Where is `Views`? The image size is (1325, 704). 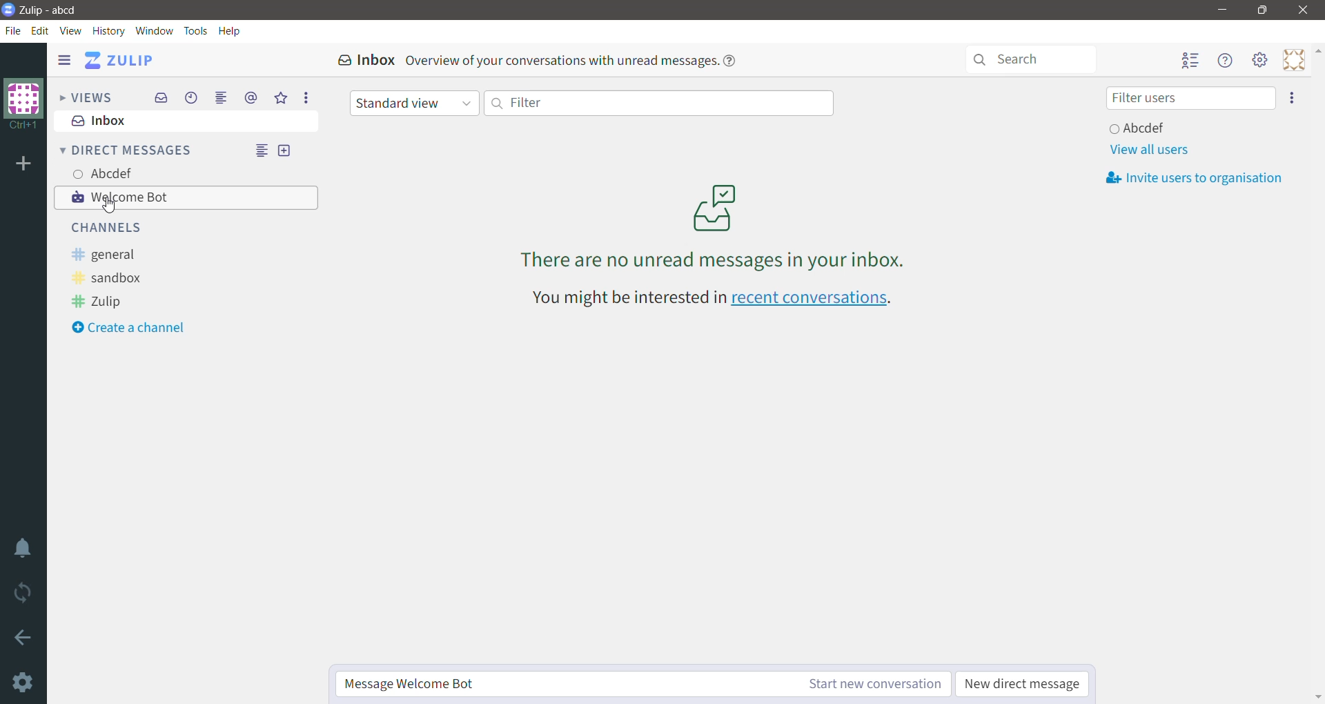
Views is located at coordinates (86, 97).